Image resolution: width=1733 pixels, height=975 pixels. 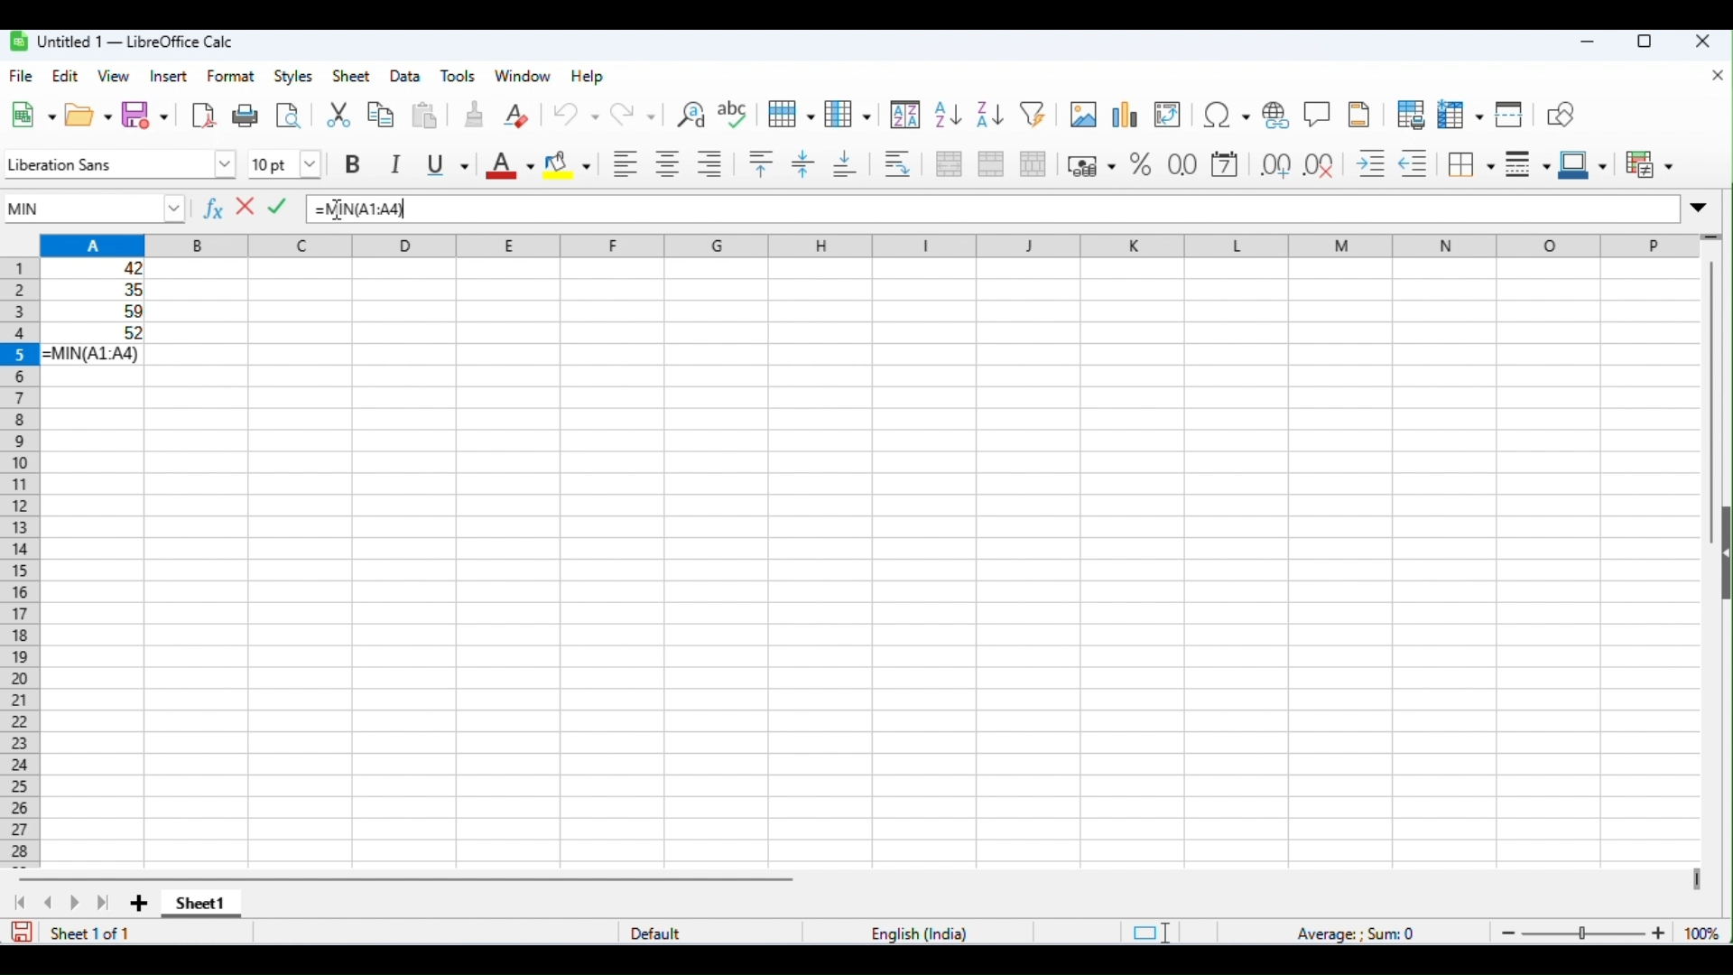 I want to click on function wizard, so click(x=216, y=210).